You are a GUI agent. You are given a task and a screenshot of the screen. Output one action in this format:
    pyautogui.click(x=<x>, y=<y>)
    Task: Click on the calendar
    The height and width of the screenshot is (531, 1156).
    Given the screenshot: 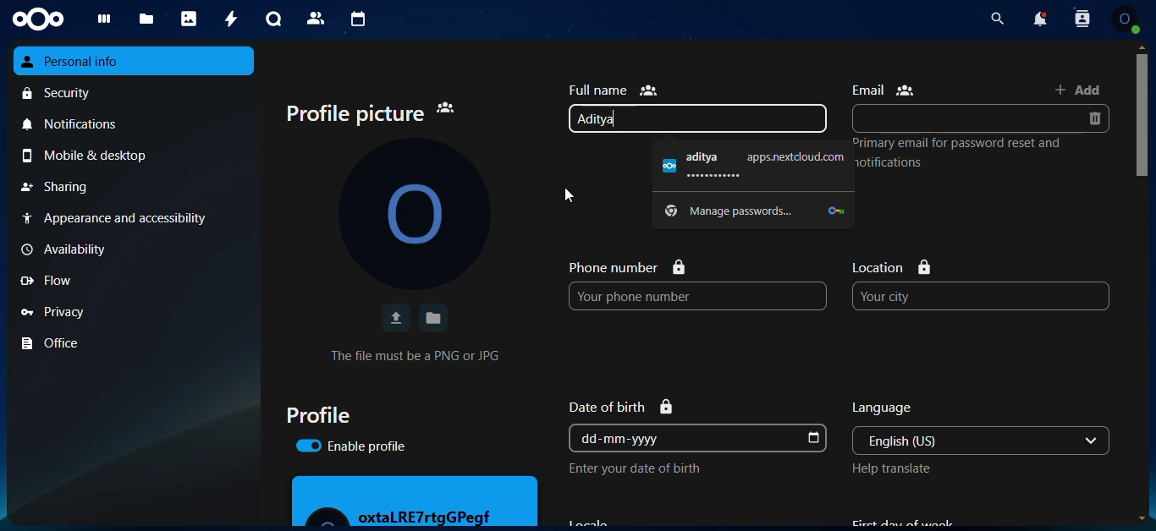 What is the action you would take?
    pyautogui.click(x=355, y=19)
    